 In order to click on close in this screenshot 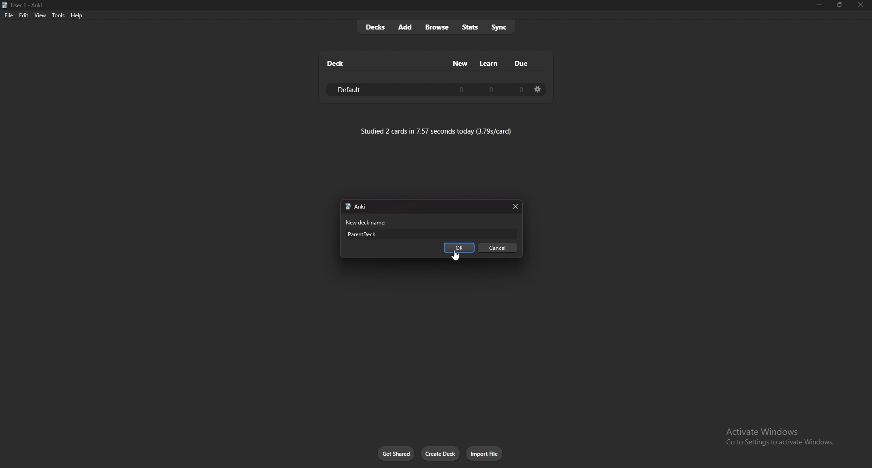, I will do `click(515, 207)`.